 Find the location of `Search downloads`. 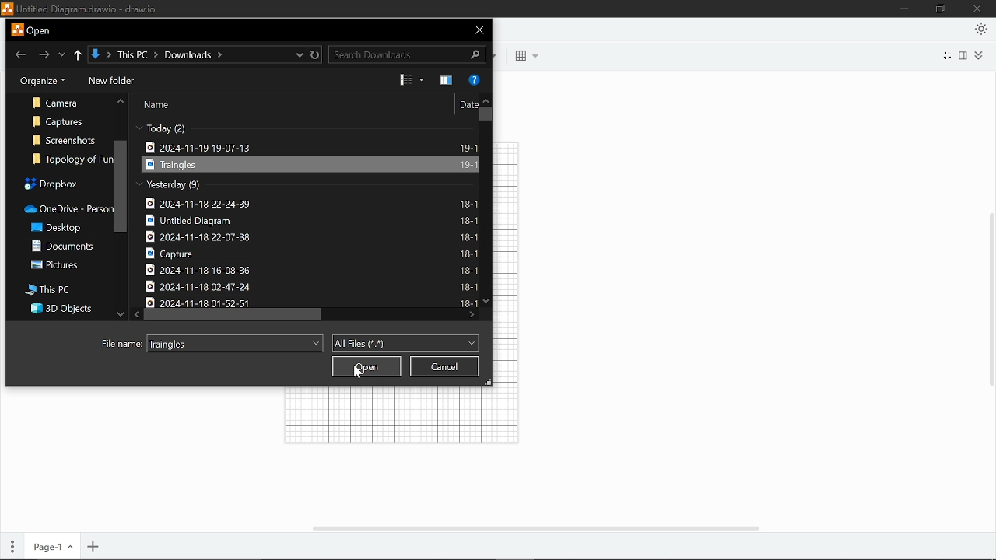

Search downloads is located at coordinates (409, 55).